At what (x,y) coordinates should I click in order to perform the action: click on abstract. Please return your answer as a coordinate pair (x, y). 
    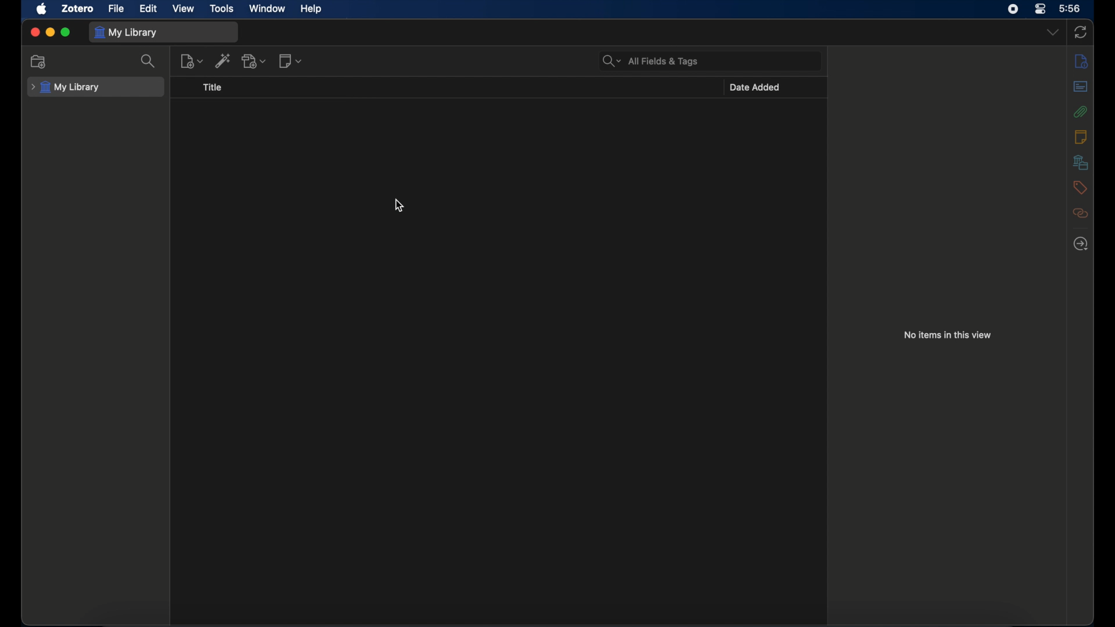
    Looking at the image, I should click on (1081, 86).